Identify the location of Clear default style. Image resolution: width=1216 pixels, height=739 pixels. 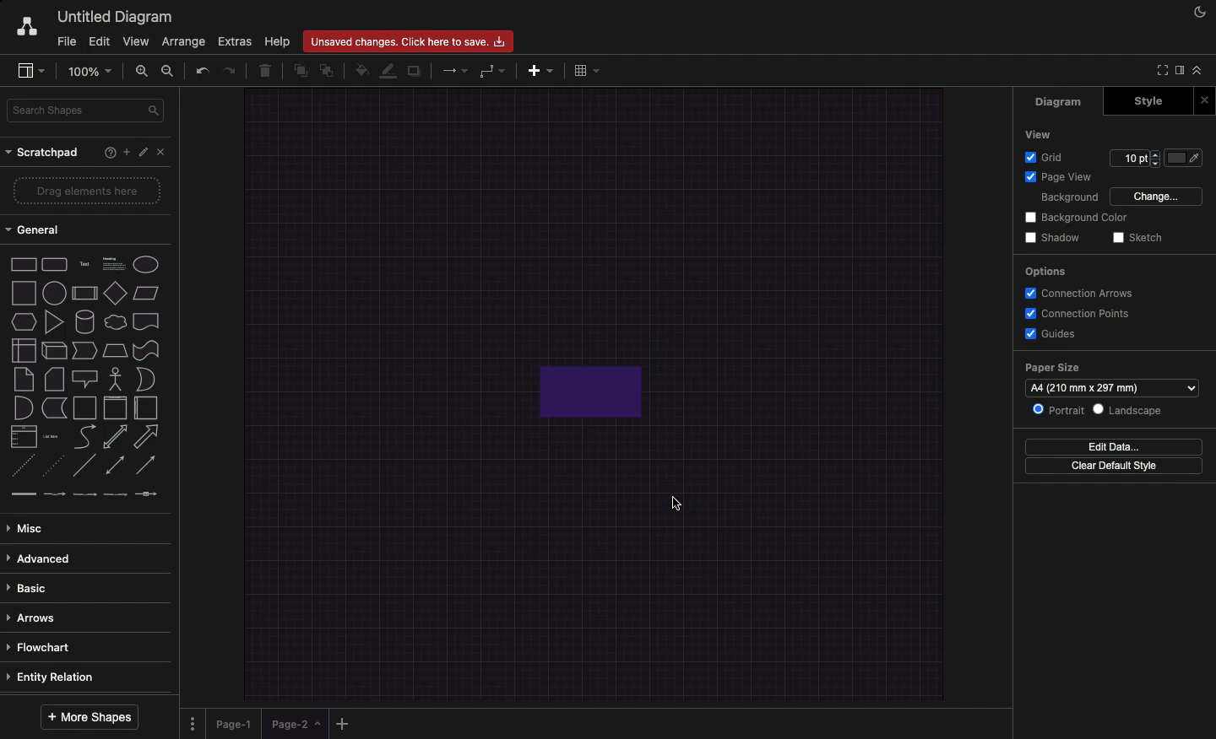
(1116, 468).